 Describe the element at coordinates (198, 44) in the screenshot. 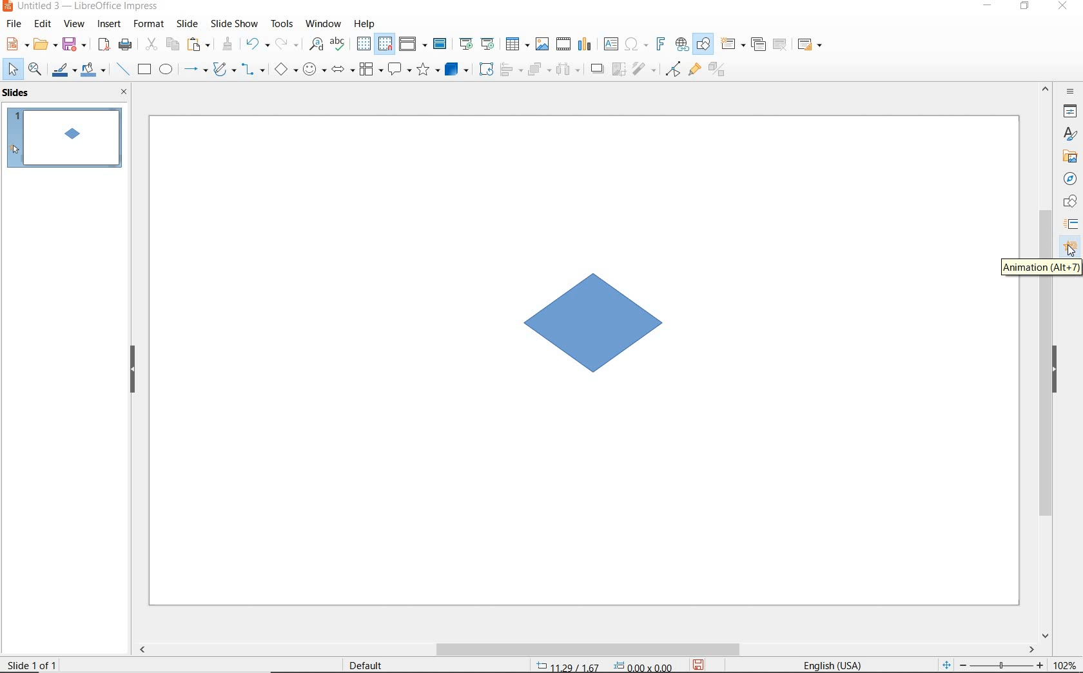

I see `paste` at that location.